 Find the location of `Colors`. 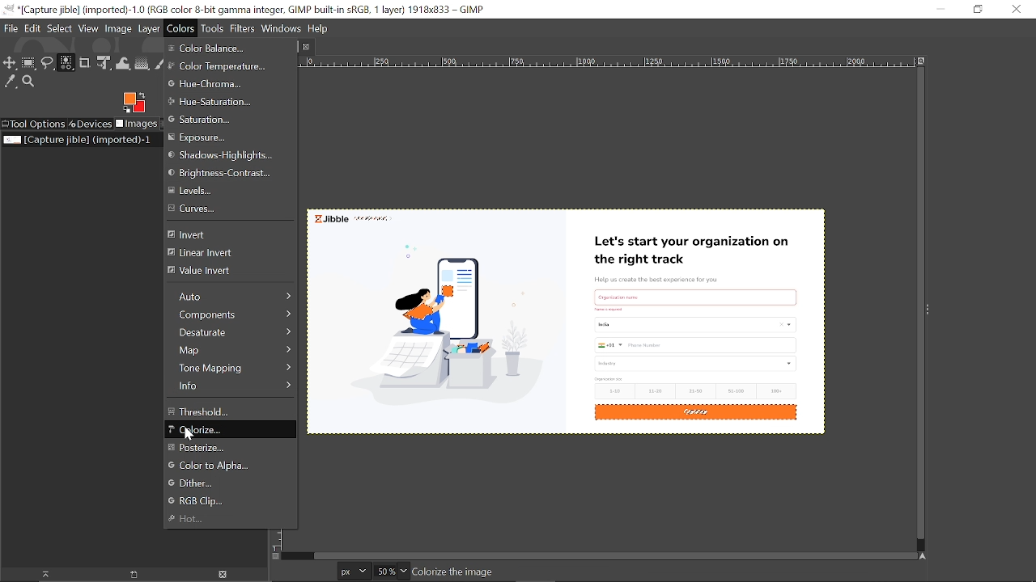

Colors is located at coordinates (181, 27).